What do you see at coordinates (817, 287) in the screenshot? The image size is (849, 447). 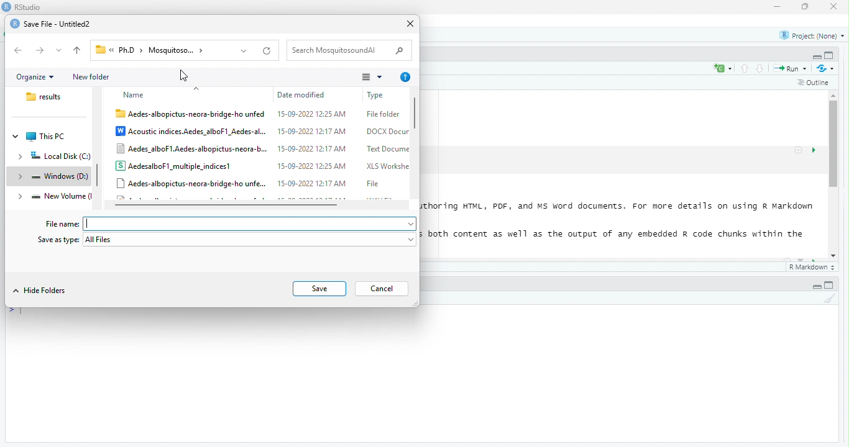 I see `Collapse` at bounding box center [817, 287].